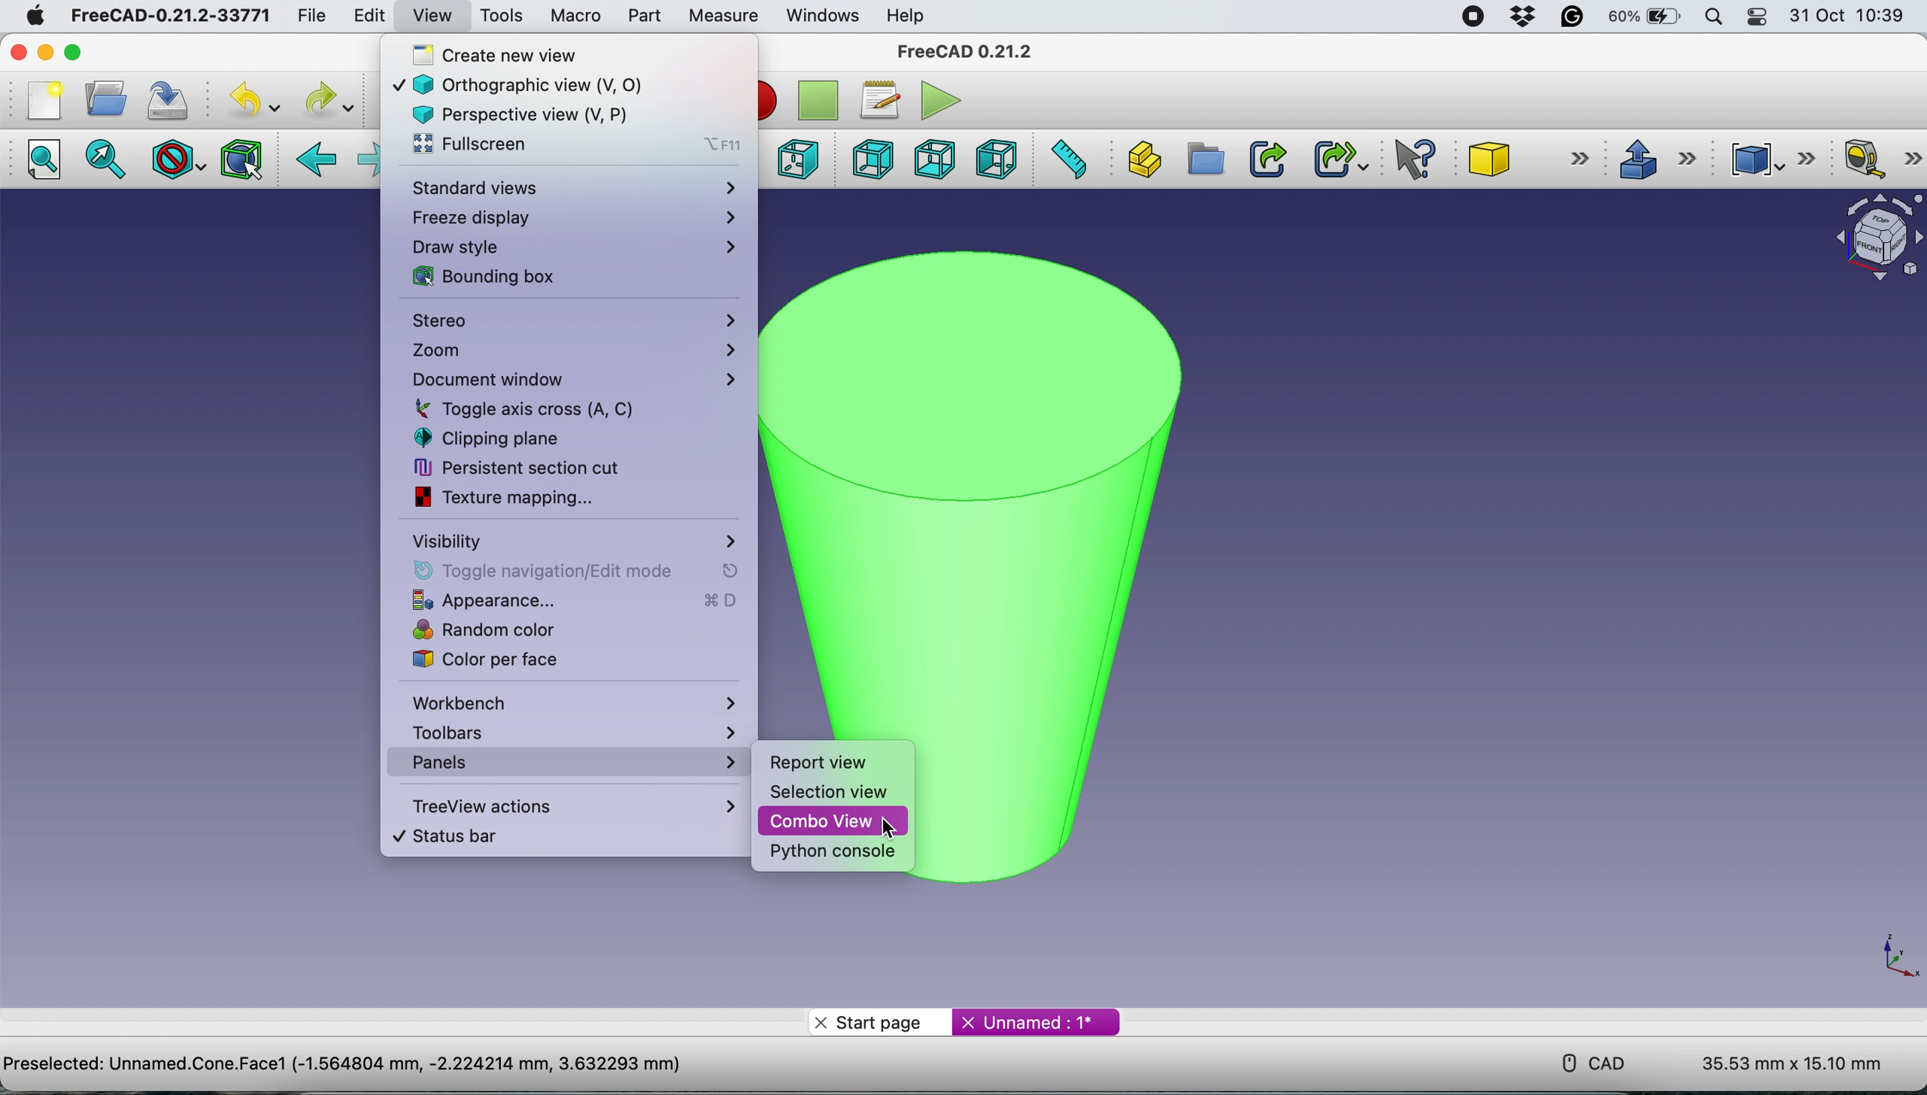 The height and width of the screenshot is (1095, 1927). I want to click on create group, so click(1205, 160).